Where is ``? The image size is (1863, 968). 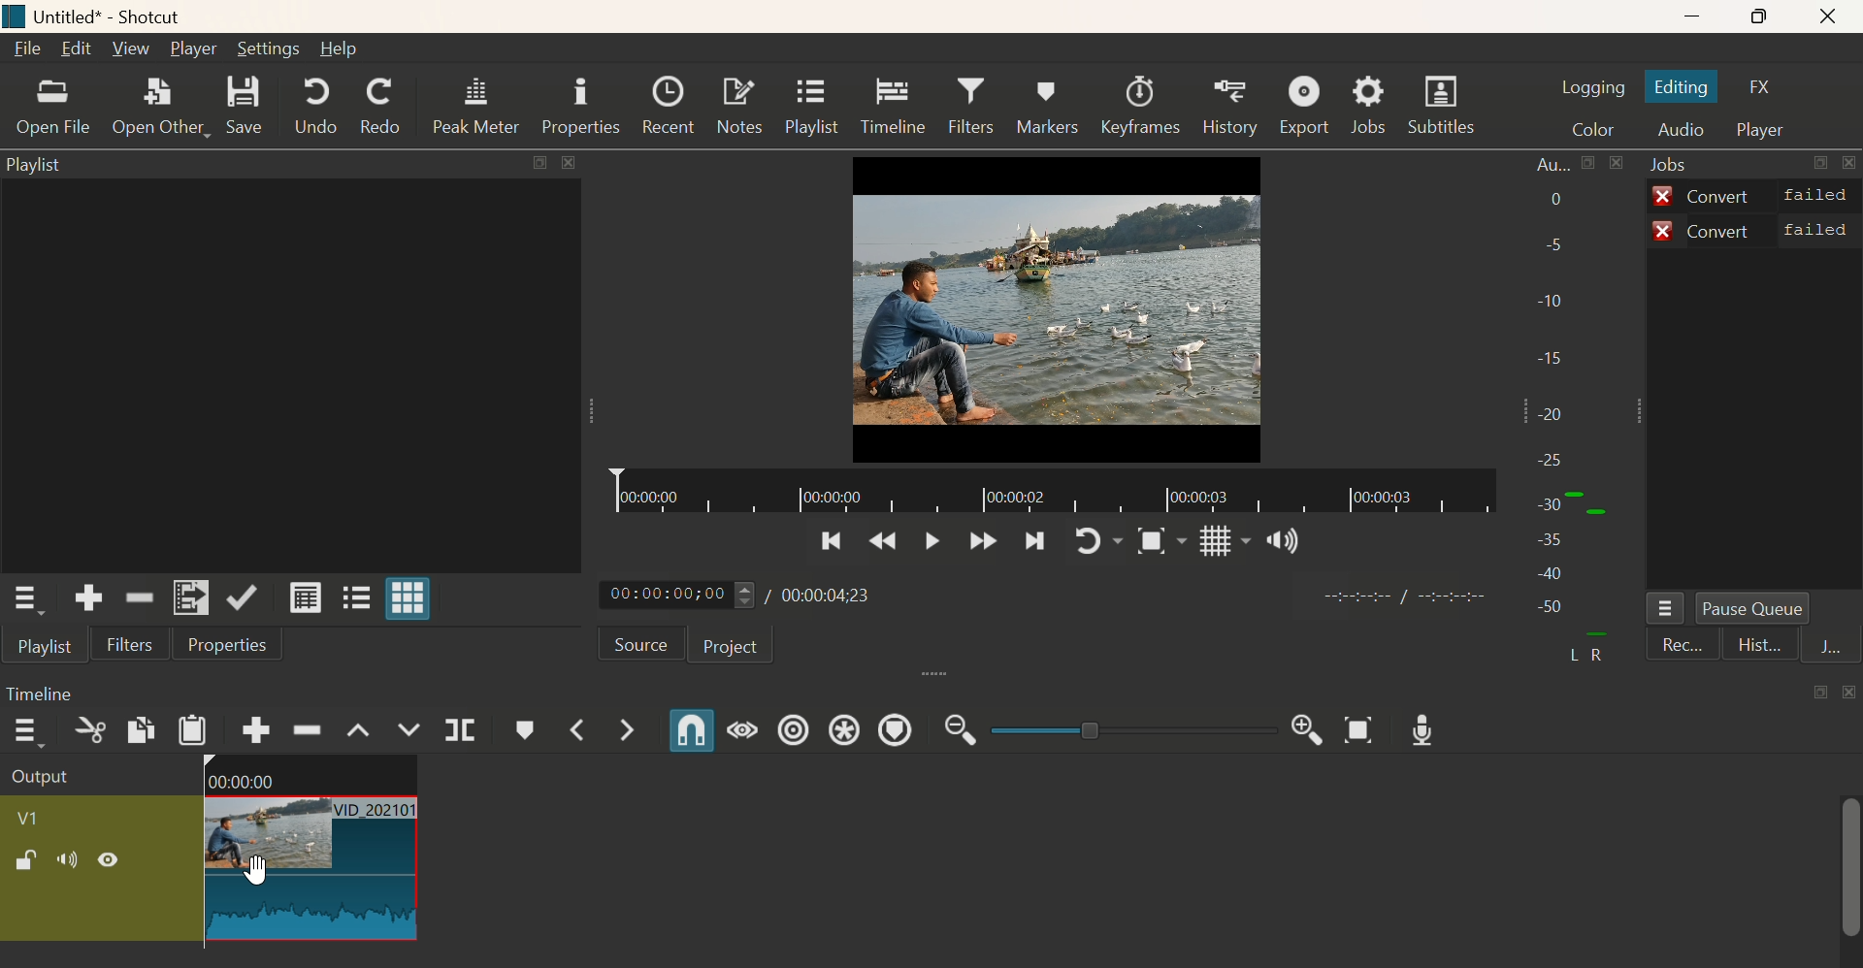
 is located at coordinates (791, 730).